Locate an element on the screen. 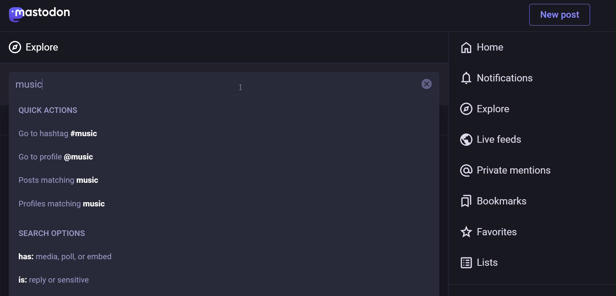 This screenshot has width=616, height=296. quick action is located at coordinates (49, 111).